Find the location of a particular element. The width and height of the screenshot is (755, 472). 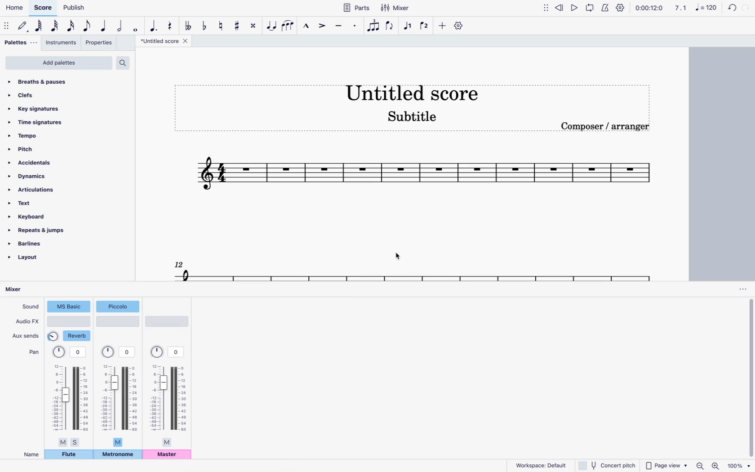

articulations is located at coordinates (44, 190).